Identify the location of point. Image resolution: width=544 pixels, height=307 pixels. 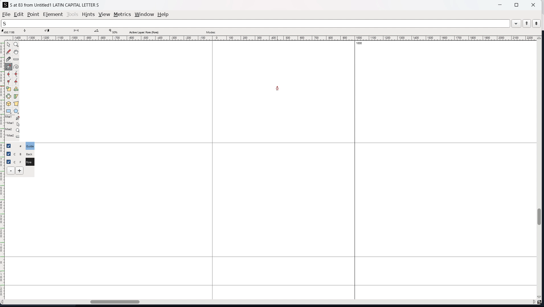
(33, 15).